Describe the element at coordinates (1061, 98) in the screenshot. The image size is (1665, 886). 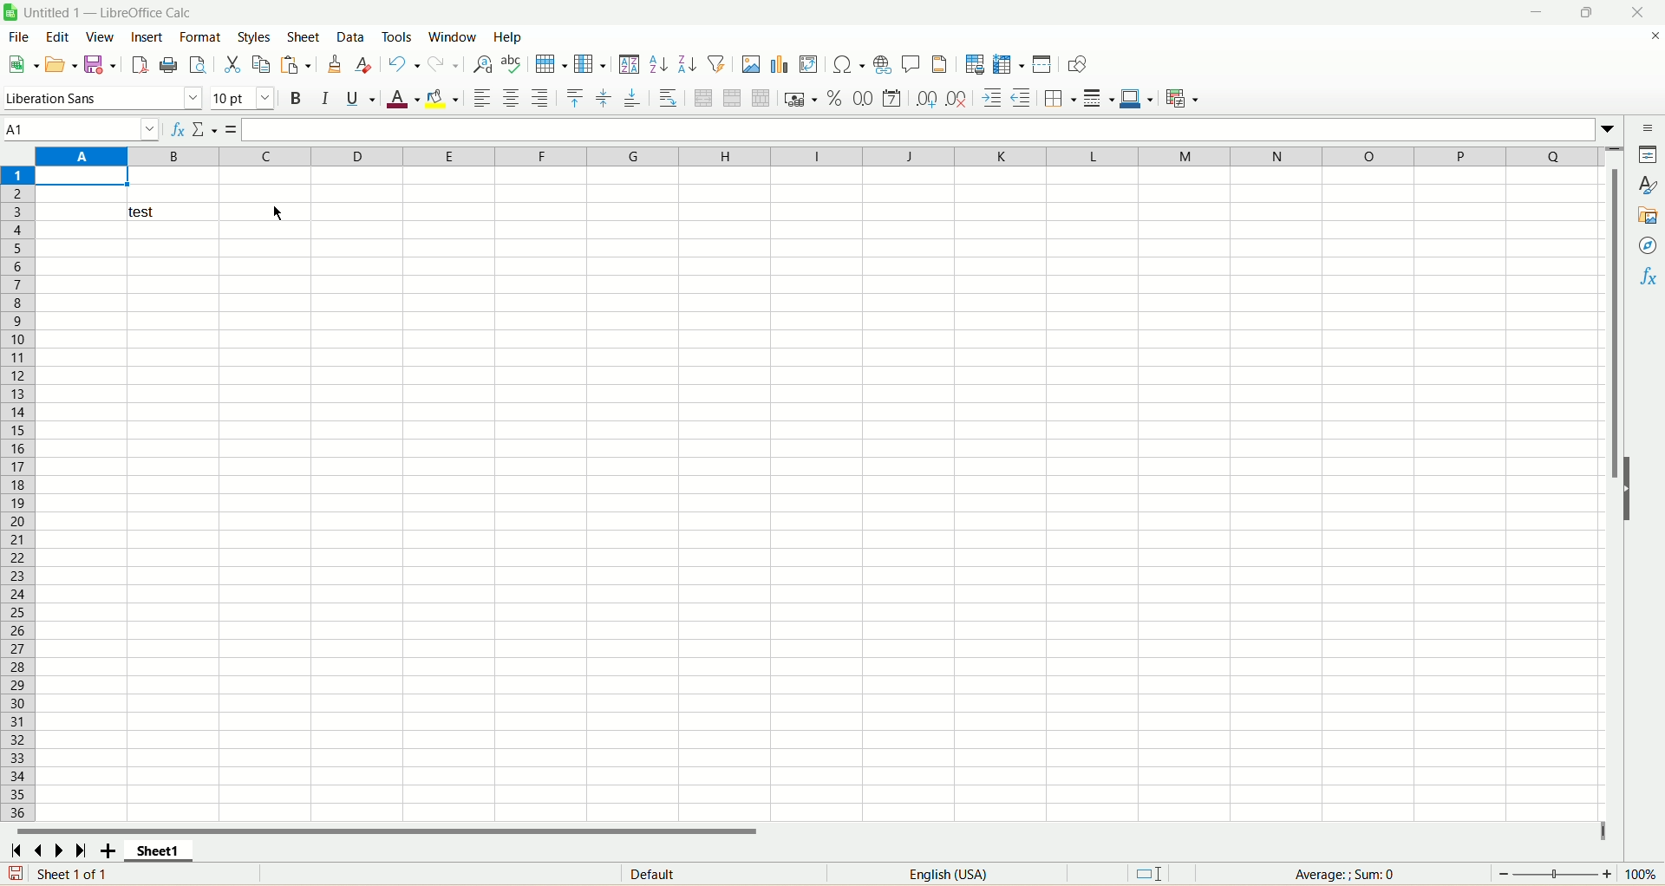
I see `borders` at that location.